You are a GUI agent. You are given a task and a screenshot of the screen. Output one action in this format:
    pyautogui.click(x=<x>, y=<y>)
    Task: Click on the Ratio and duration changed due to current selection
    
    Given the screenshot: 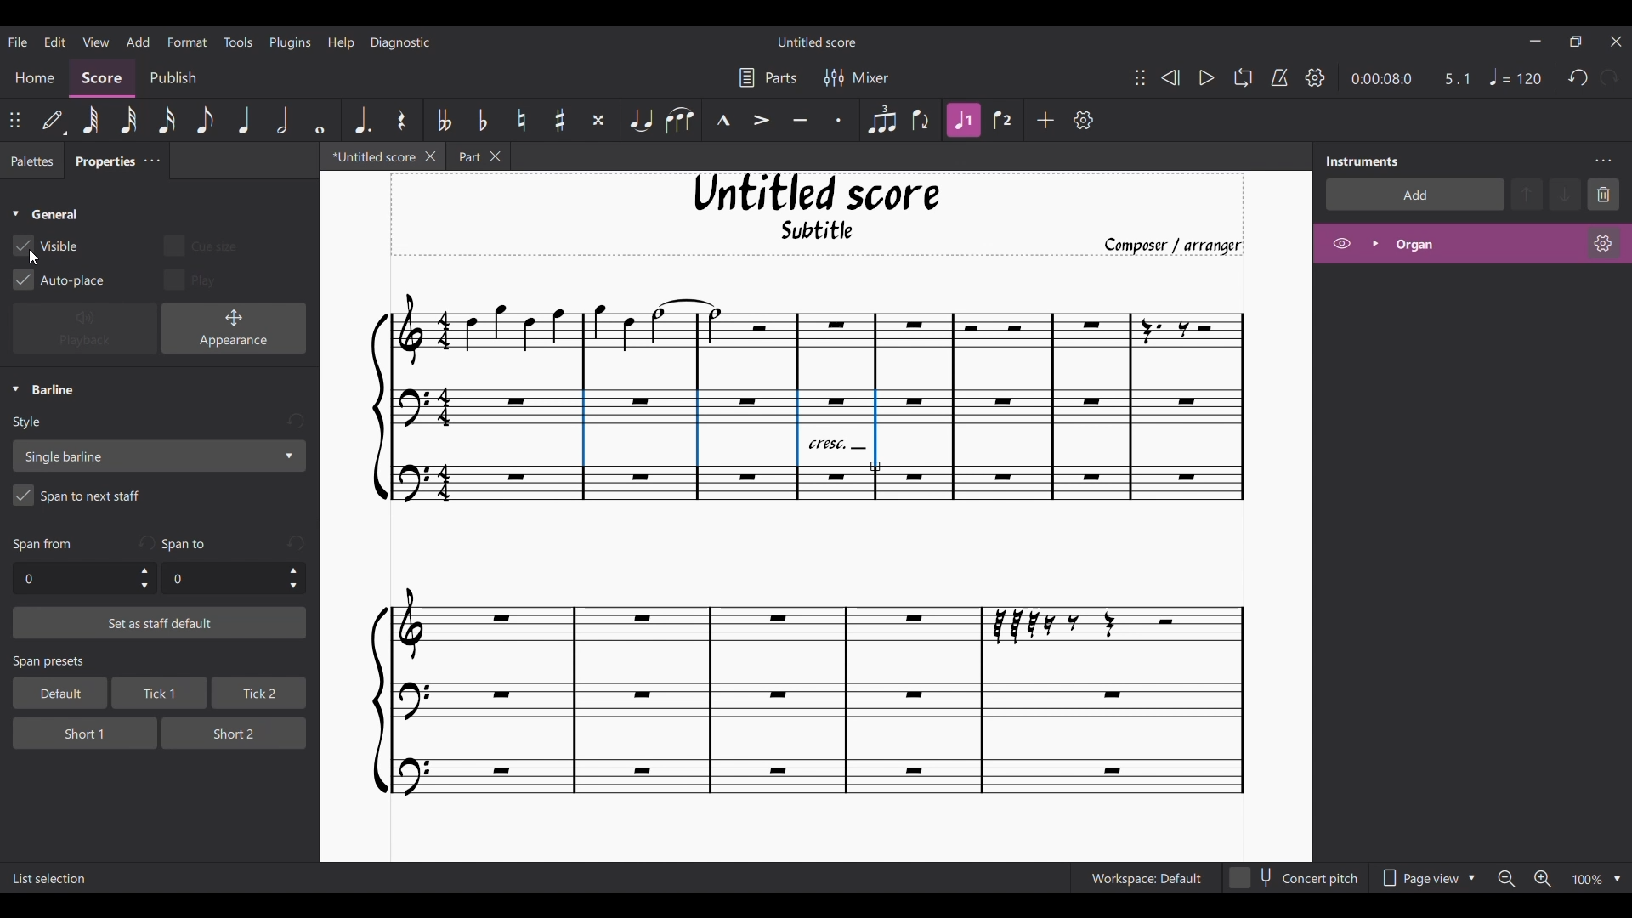 What is the action you would take?
    pyautogui.click(x=1411, y=78)
    